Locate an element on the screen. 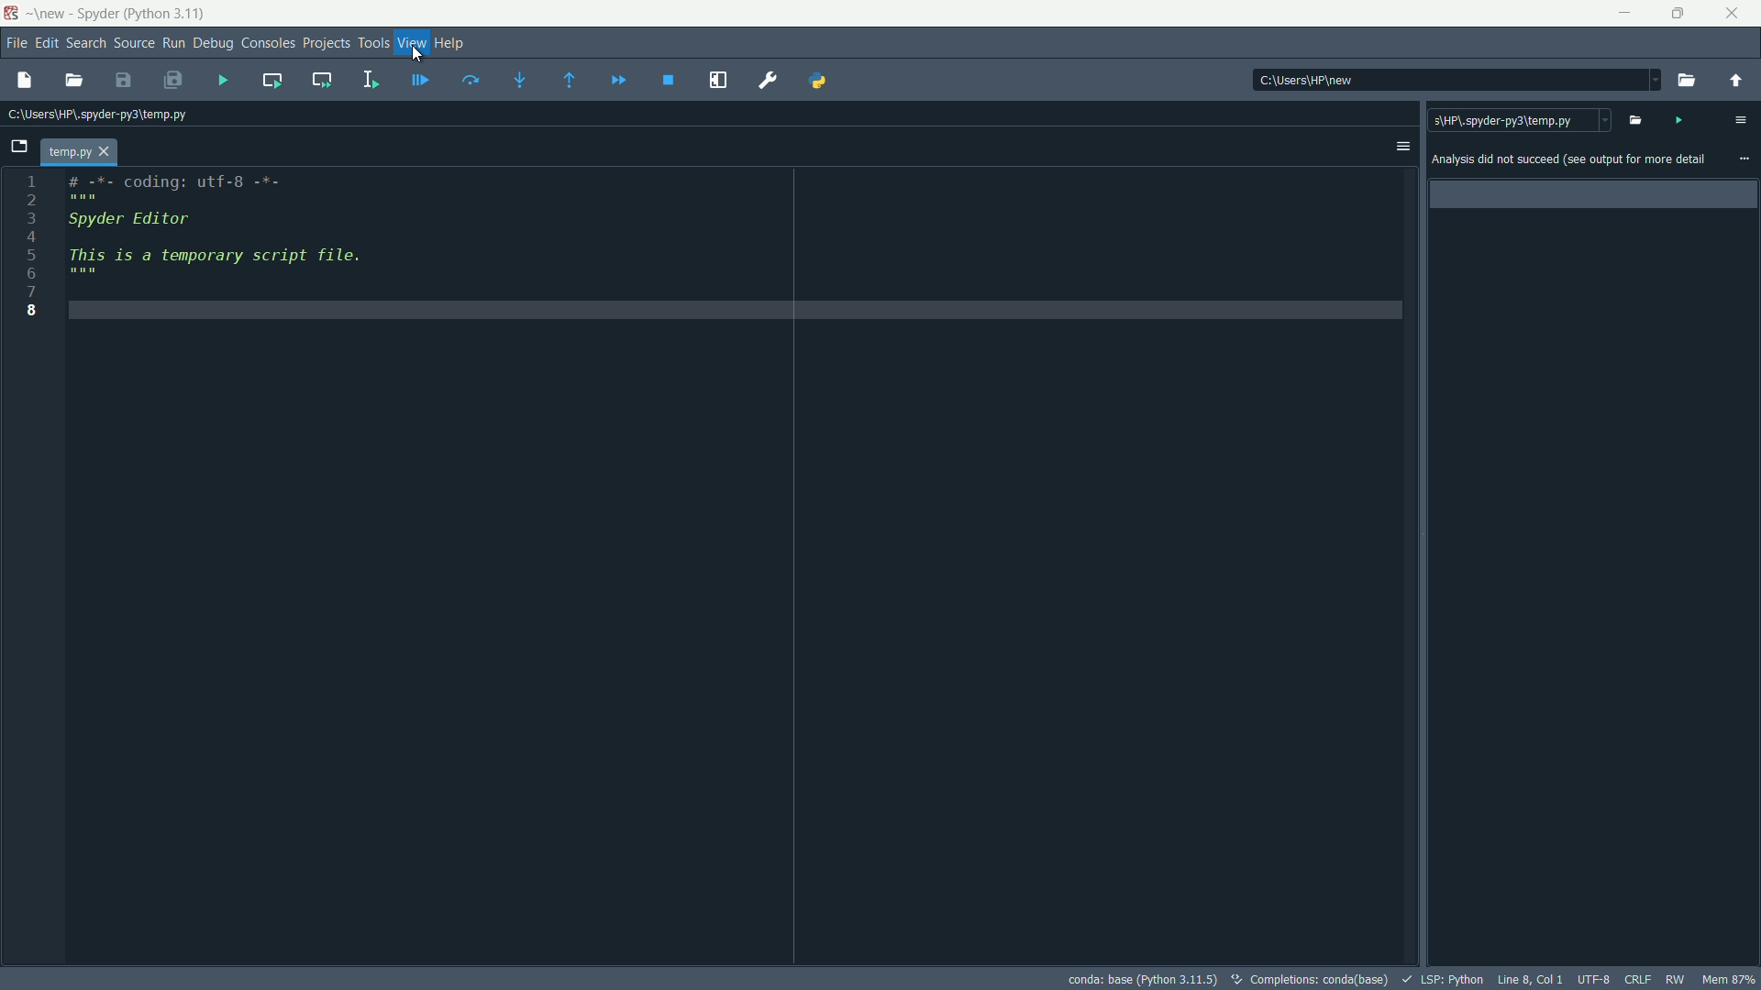 This screenshot has width=1761, height=990. rw is located at coordinates (1678, 979).